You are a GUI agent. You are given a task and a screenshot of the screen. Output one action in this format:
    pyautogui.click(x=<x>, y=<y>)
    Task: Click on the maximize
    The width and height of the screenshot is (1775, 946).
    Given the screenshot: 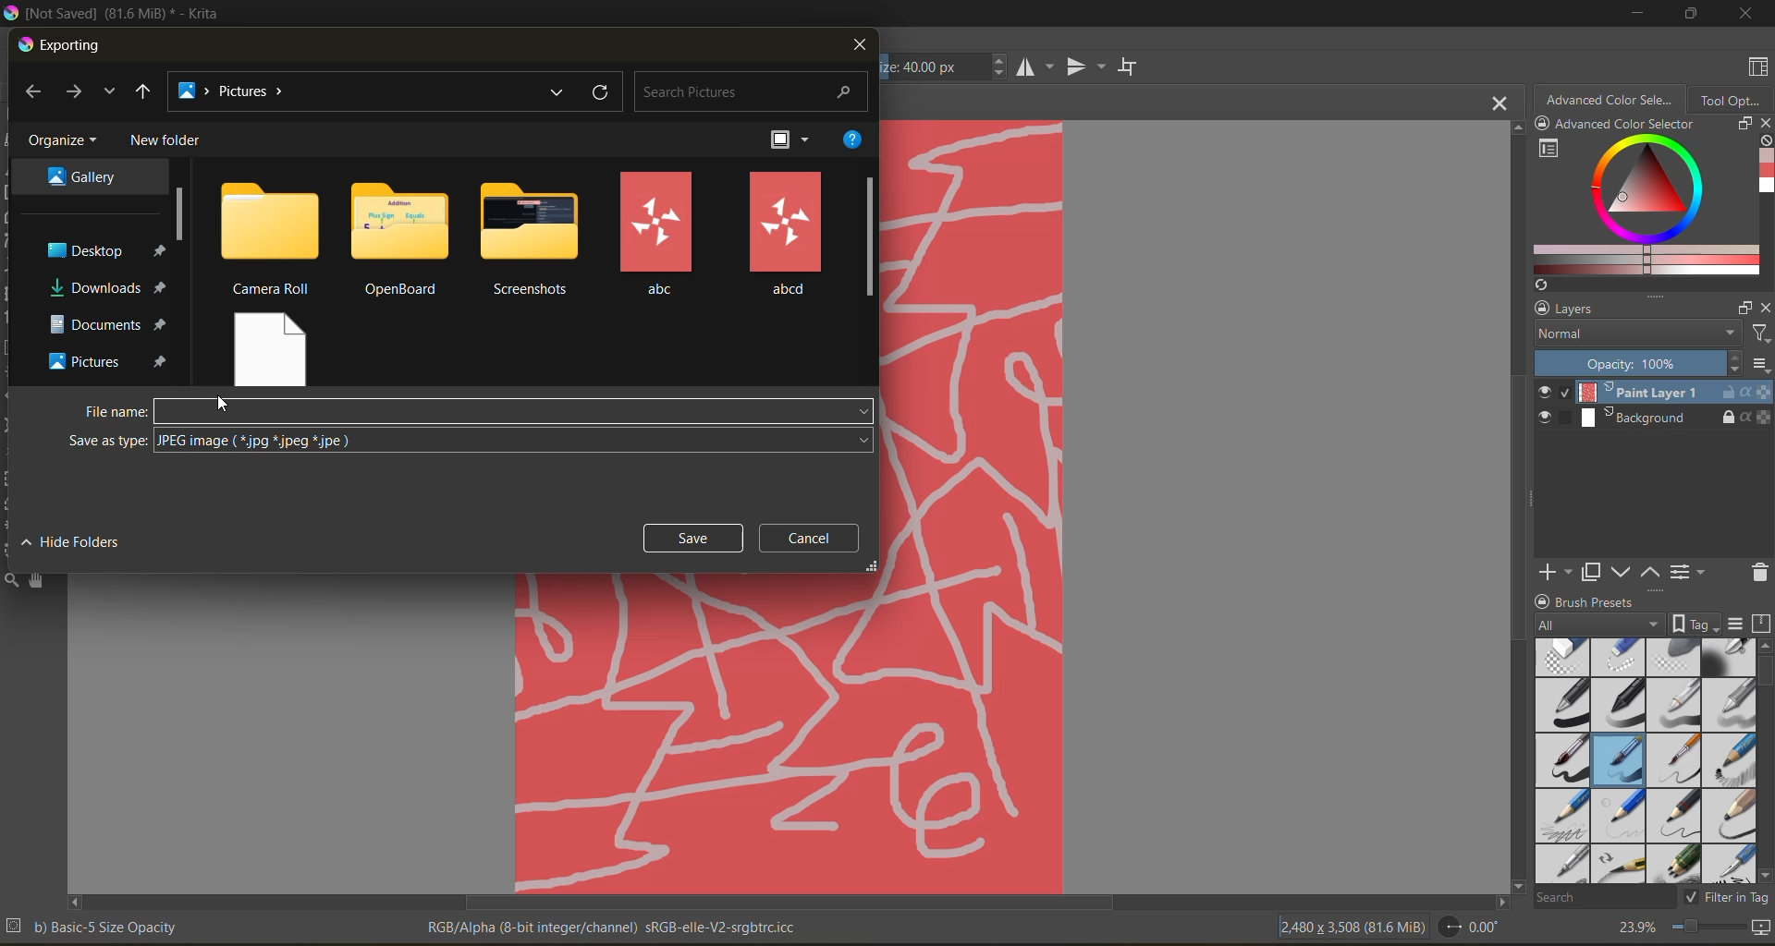 What is the action you would take?
    pyautogui.click(x=1685, y=13)
    